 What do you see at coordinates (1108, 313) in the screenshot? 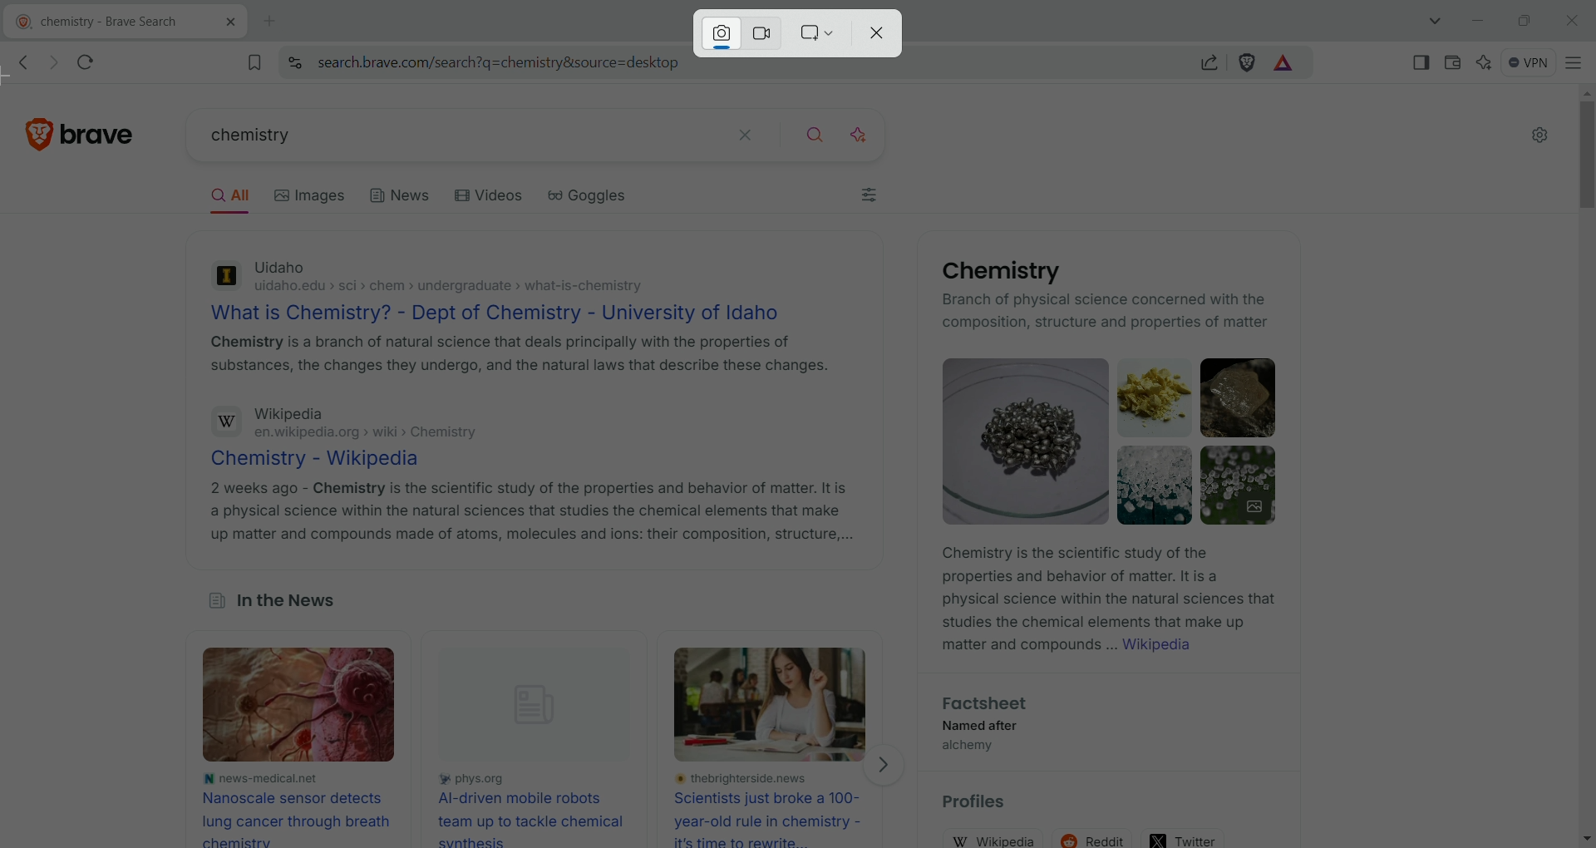
I see `branch of physical science concerned with the composition, structure and properties of matter` at bounding box center [1108, 313].